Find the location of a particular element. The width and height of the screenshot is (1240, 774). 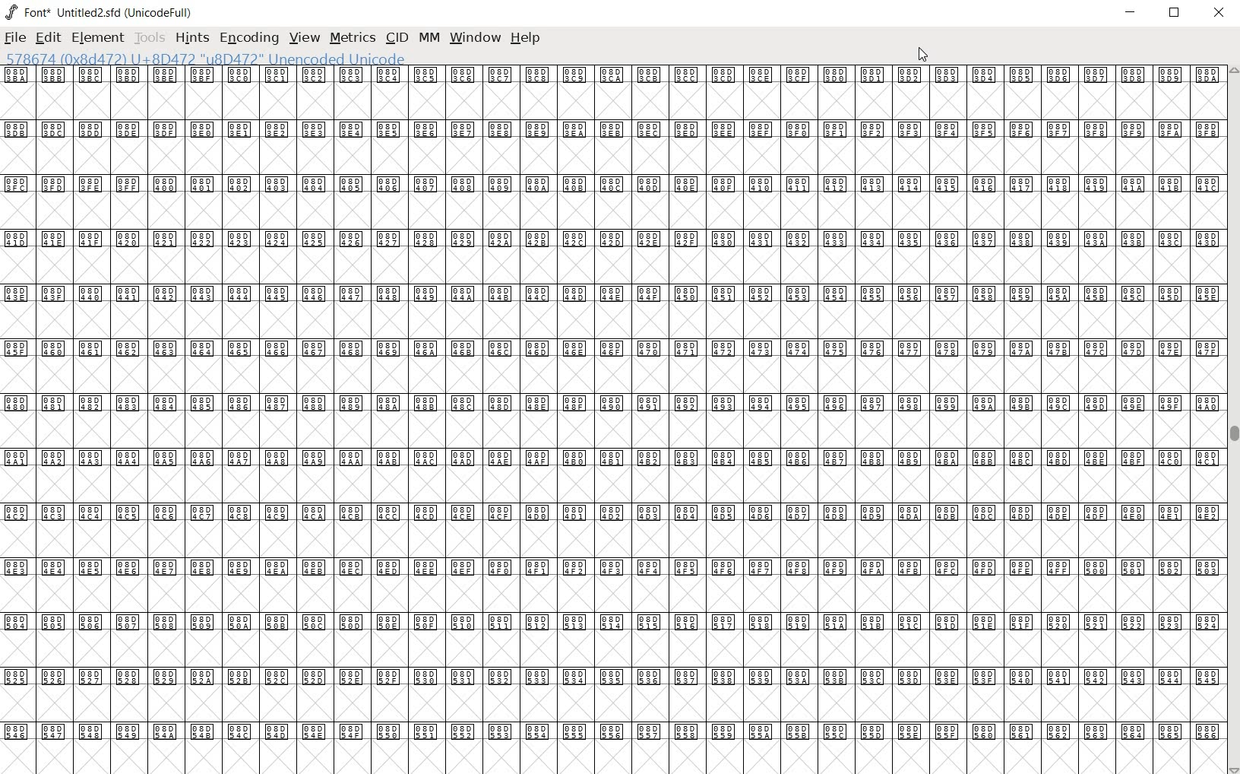

font* Untitled2.sfd (UnicodeFull) is located at coordinates (97, 11).